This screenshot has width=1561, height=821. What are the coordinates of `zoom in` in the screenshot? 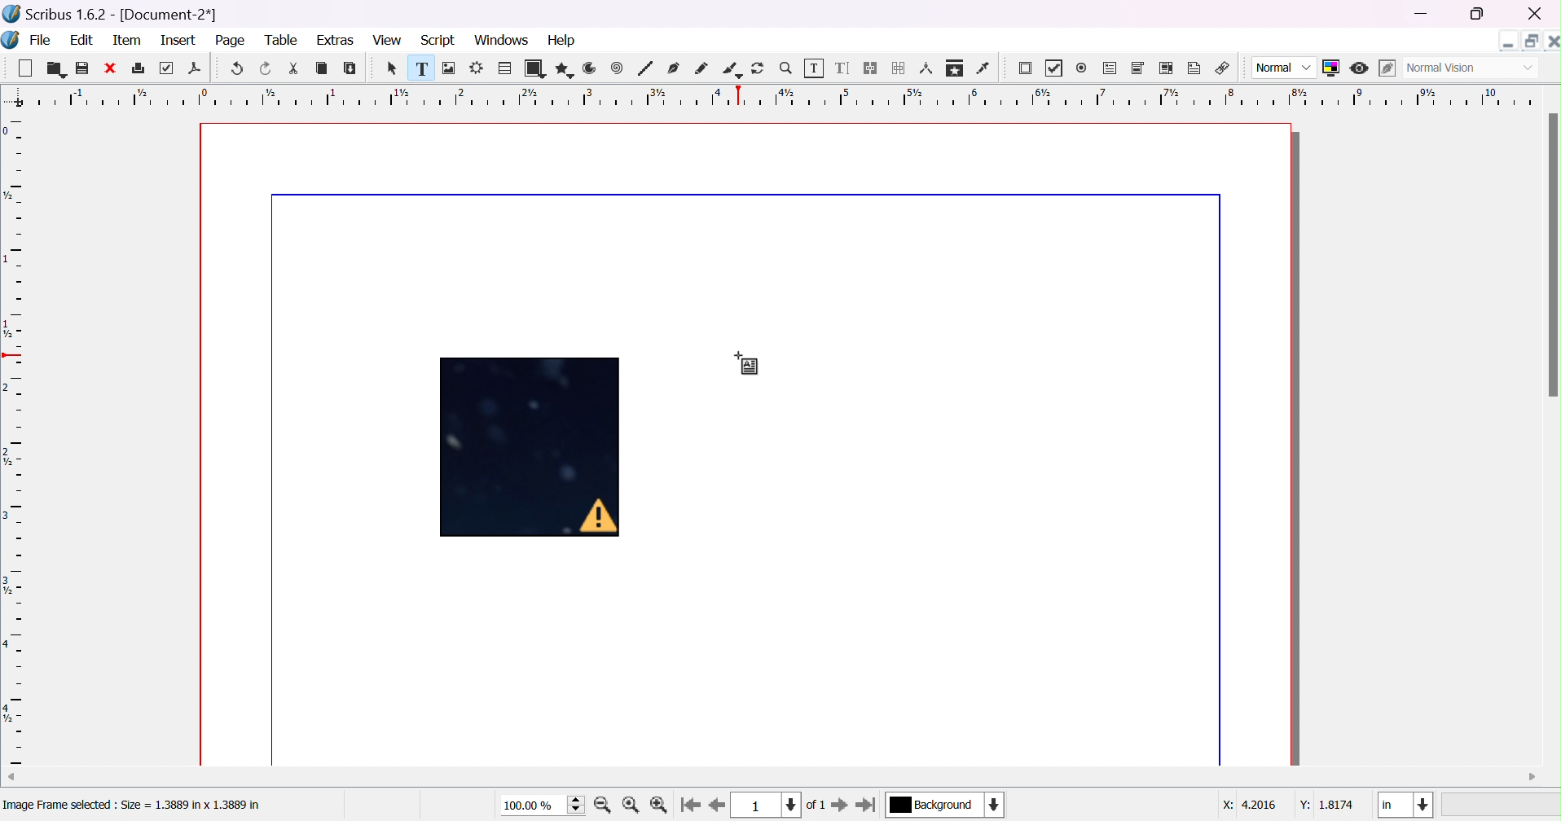 It's located at (603, 806).